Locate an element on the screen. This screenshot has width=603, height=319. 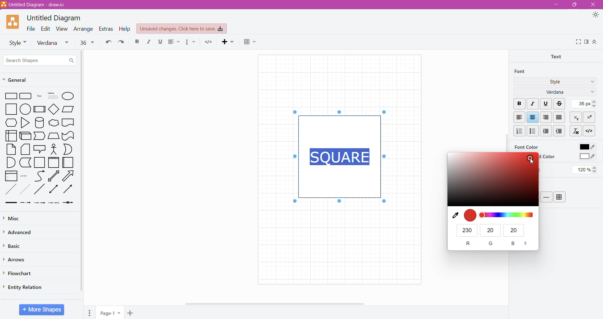
Dotted Arrow  is located at coordinates (54, 203).